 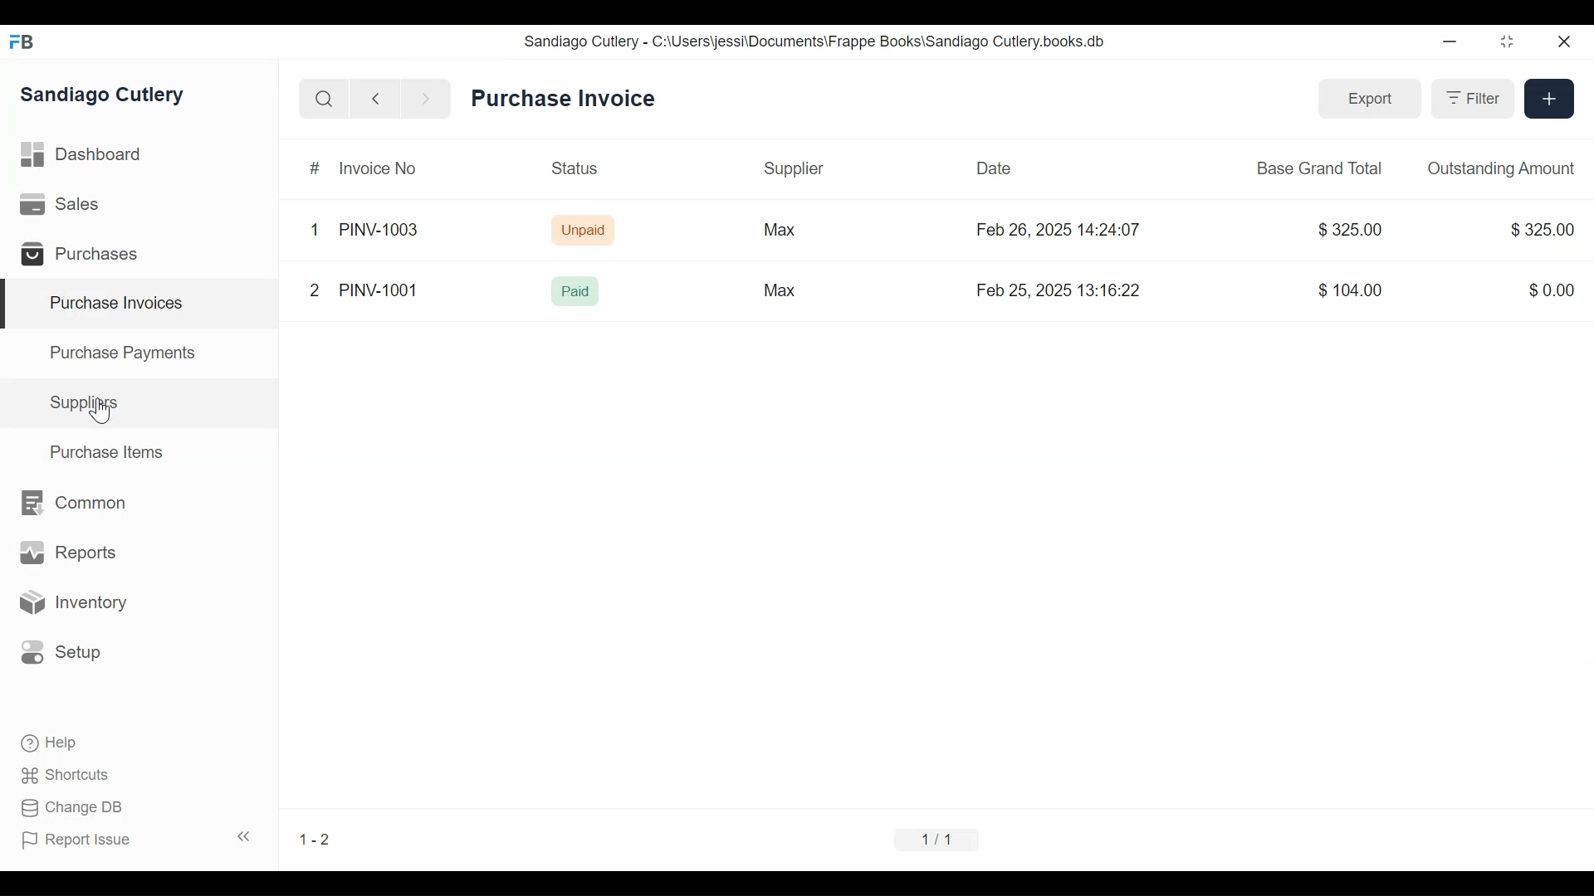 I want to click on Supplies, so click(x=88, y=402).